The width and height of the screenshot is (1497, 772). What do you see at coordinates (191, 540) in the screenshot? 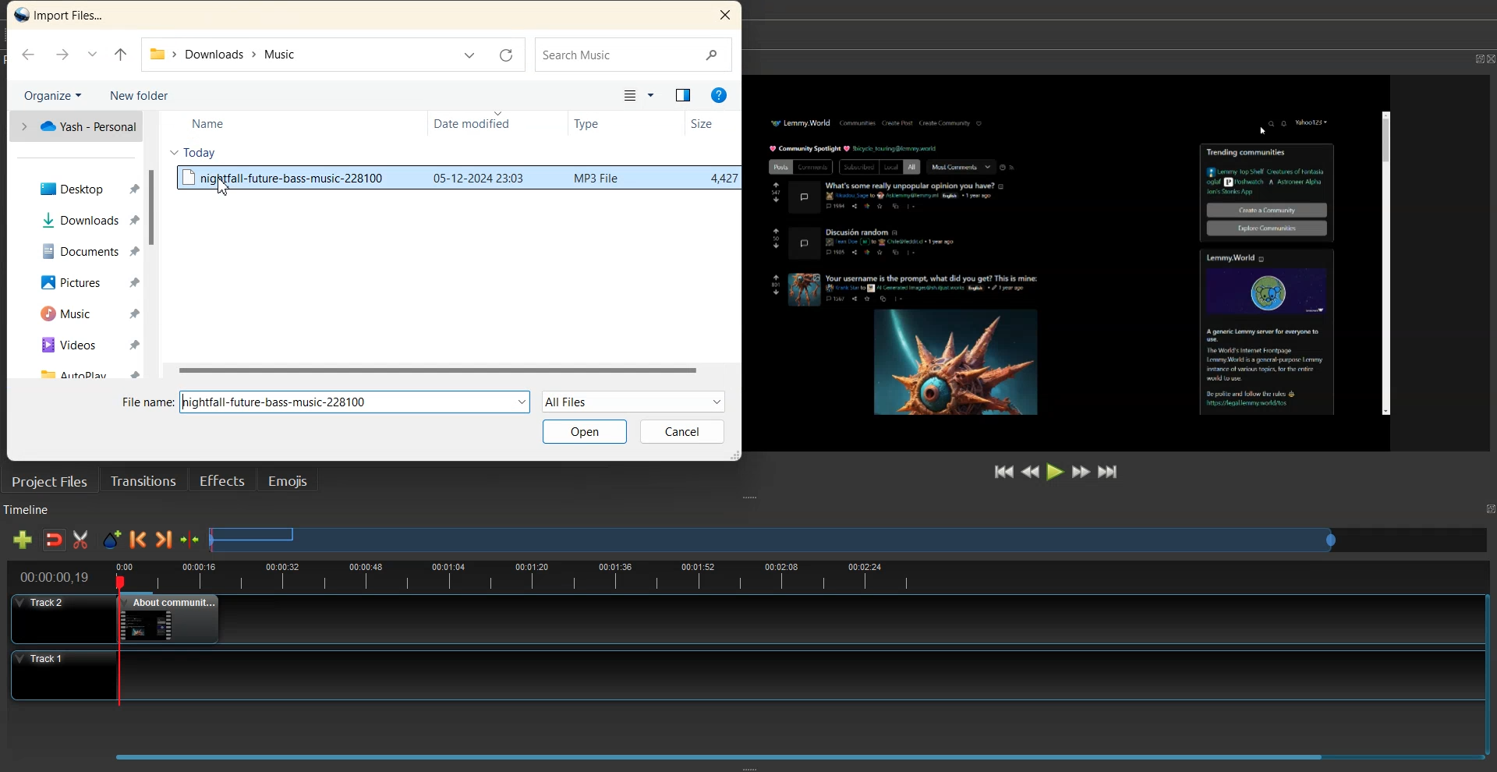
I see `Center the timeline on the playhead` at bounding box center [191, 540].